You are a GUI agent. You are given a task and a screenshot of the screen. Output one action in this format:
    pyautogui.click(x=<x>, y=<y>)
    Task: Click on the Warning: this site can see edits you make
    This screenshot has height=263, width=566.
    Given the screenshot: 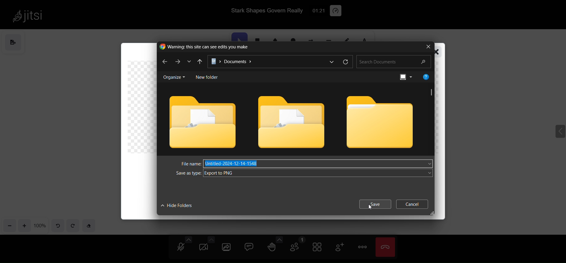 What is the action you would take?
    pyautogui.click(x=204, y=46)
    